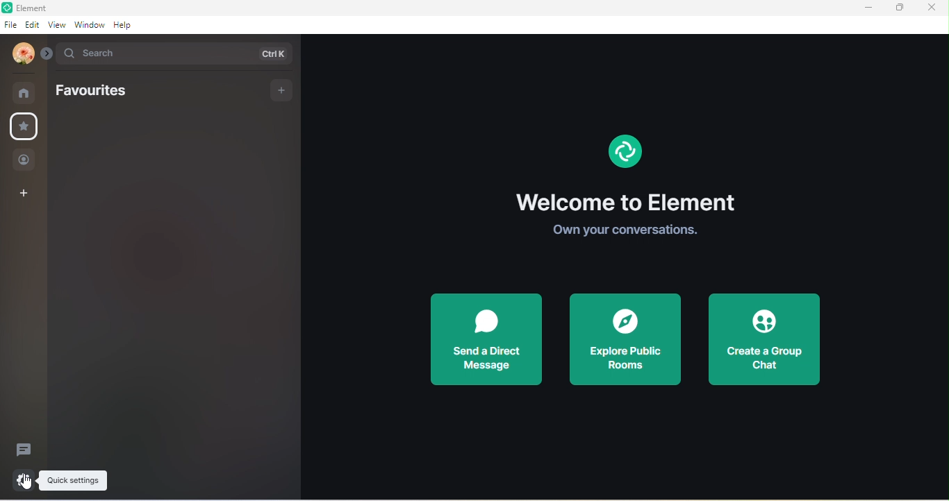 The height and width of the screenshot is (501, 949). Describe the element at coordinates (58, 24) in the screenshot. I see `view` at that location.